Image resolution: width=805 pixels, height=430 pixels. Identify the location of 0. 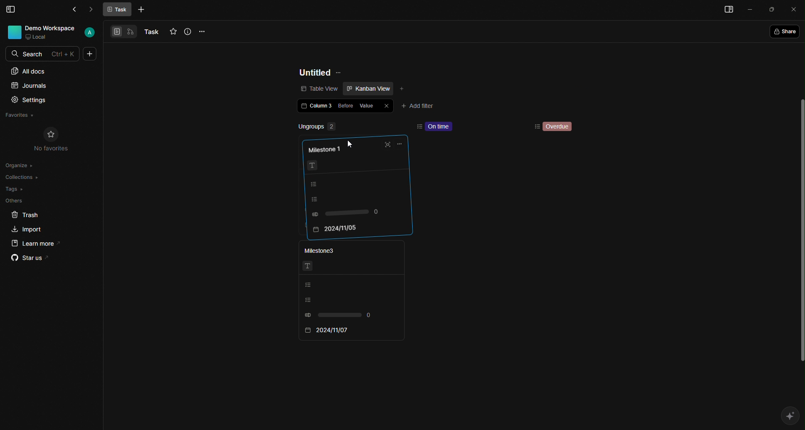
(337, 211).